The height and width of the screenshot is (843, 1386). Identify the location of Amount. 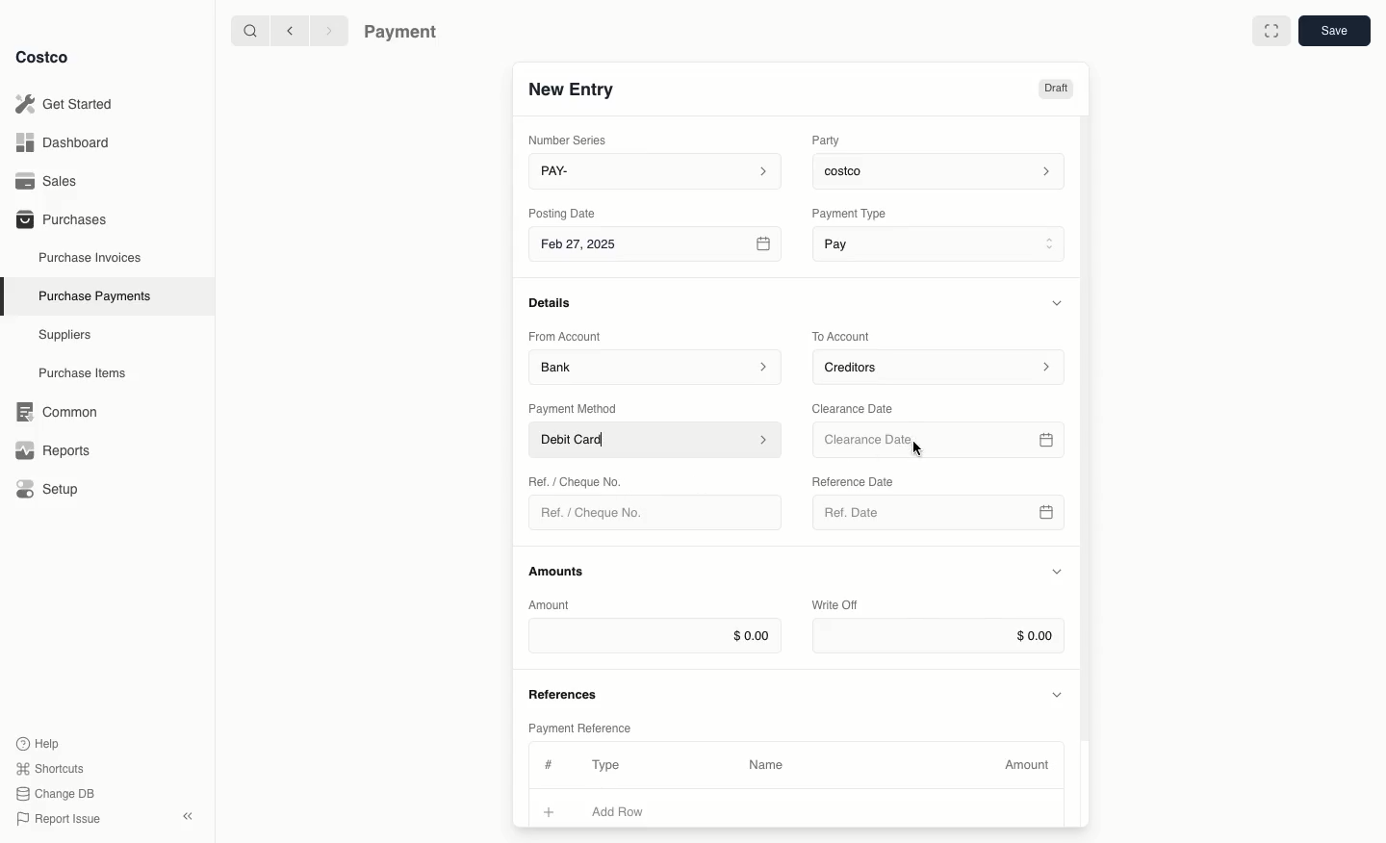
(552, 604).